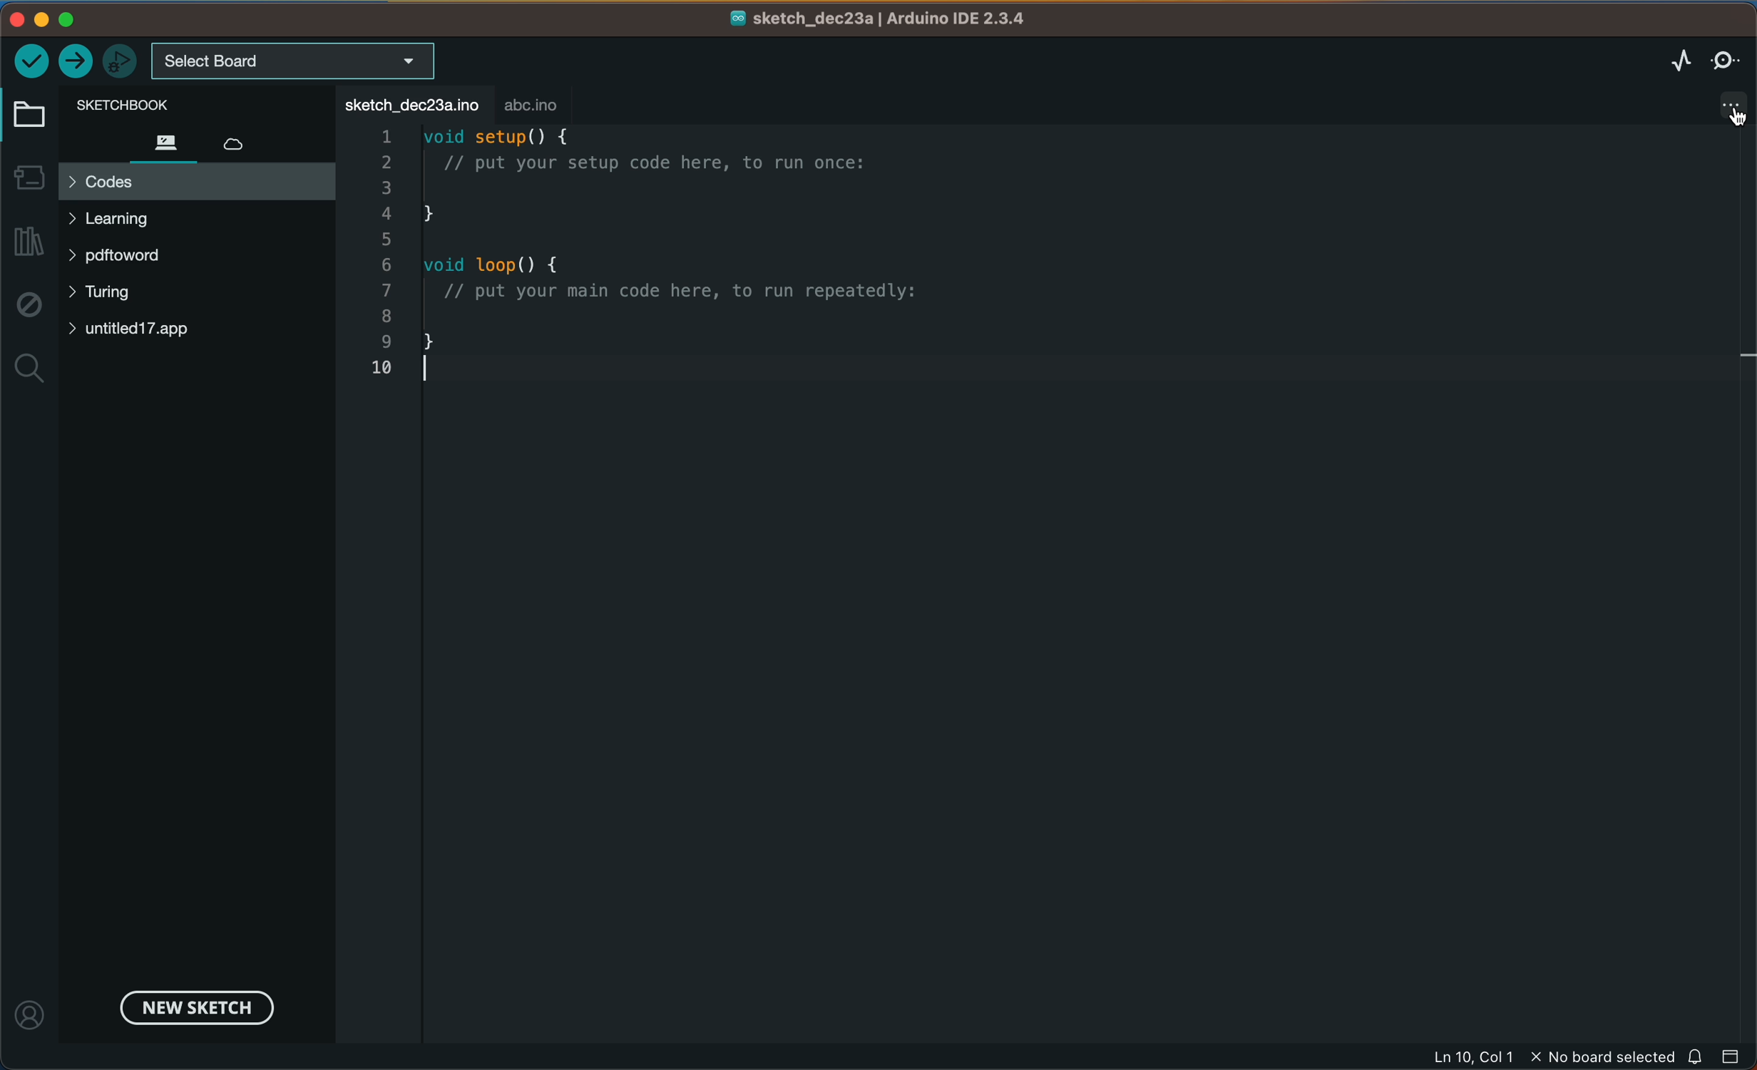  I want to click on file name, so click(868, 19).